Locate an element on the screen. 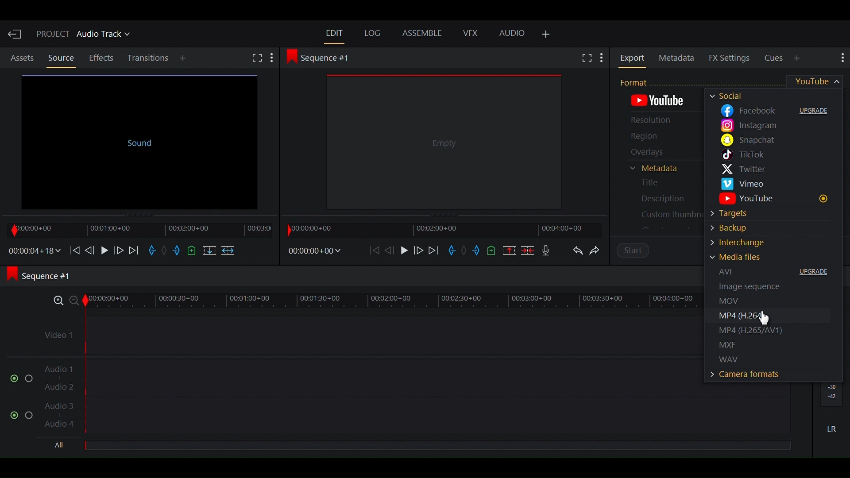 The image size is (850, 478). Targets is located at coordinates (771, 214).